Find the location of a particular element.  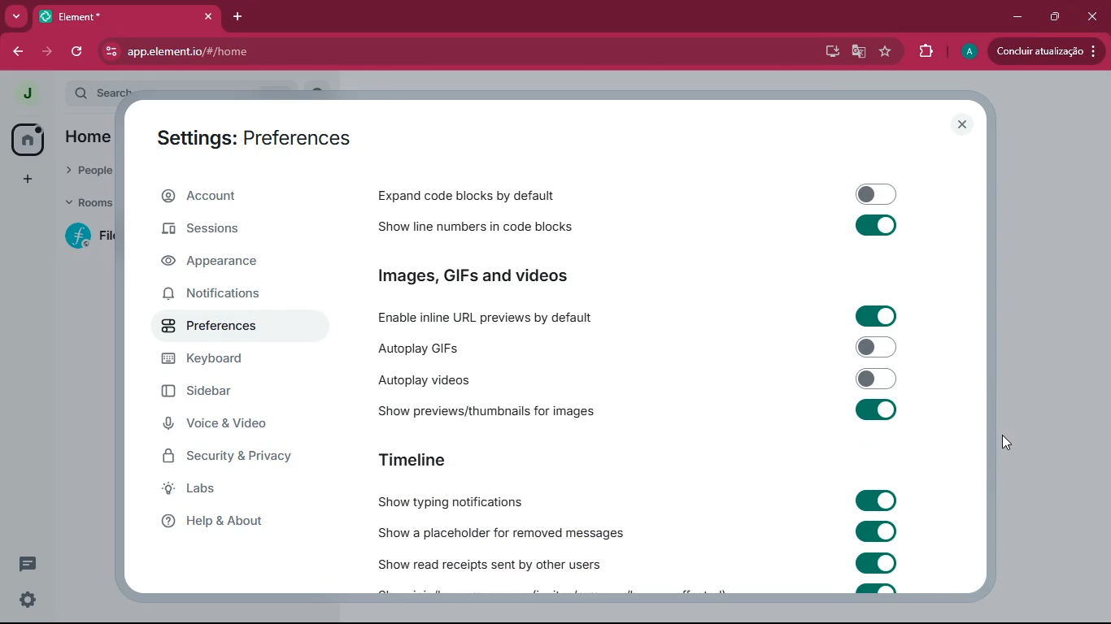

close tab is located at coordinates (208, 16).